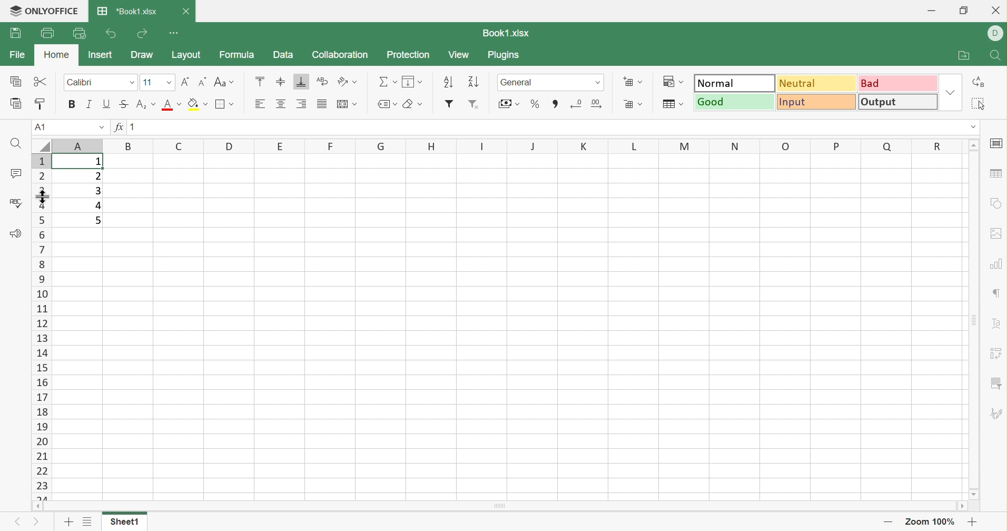 The image size is (1007, 531). What do you see at coordinates (147, 82) in the screenshot?
I see `11` at bounding box center [147, 82].